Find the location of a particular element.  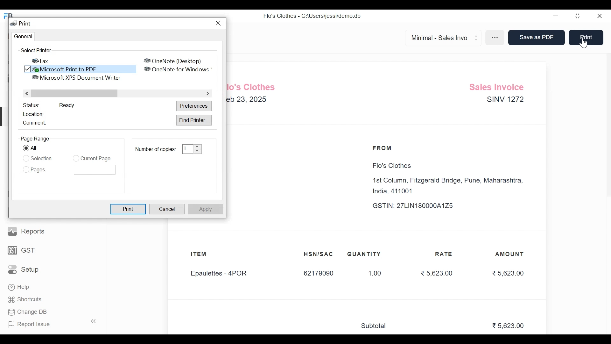

Comment is located at coordinates (35, 123).